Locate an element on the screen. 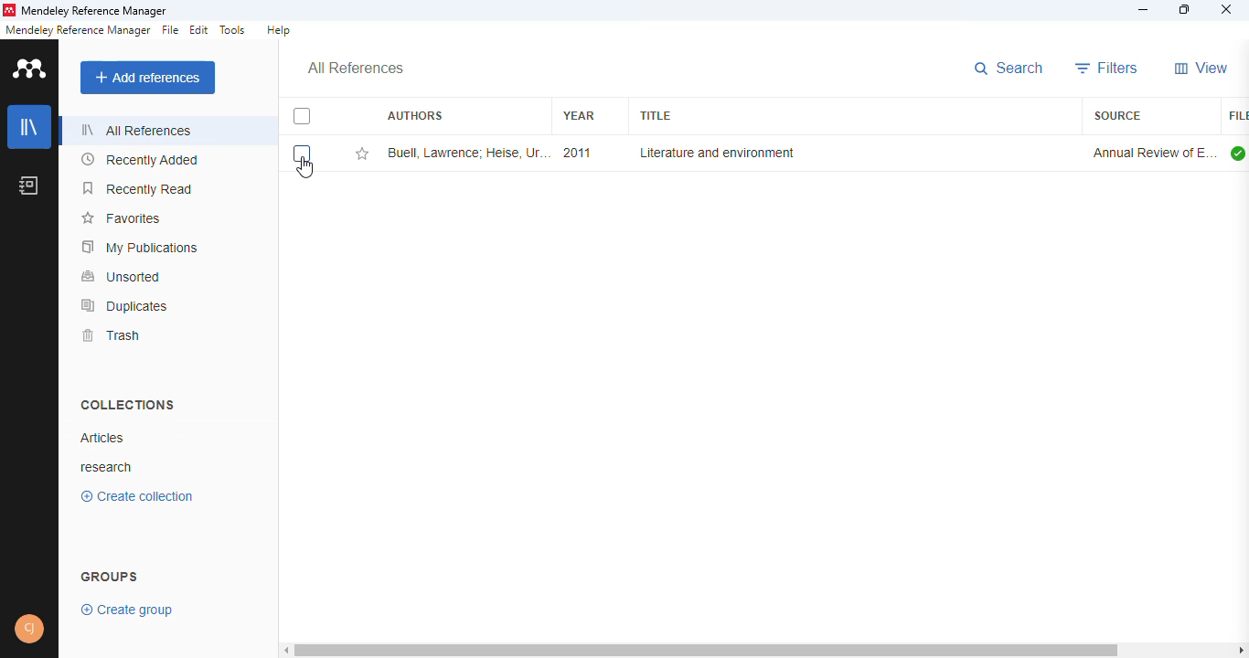 The image size is (1249, 658). all files downloaded is located at coordinates (1238, 153).